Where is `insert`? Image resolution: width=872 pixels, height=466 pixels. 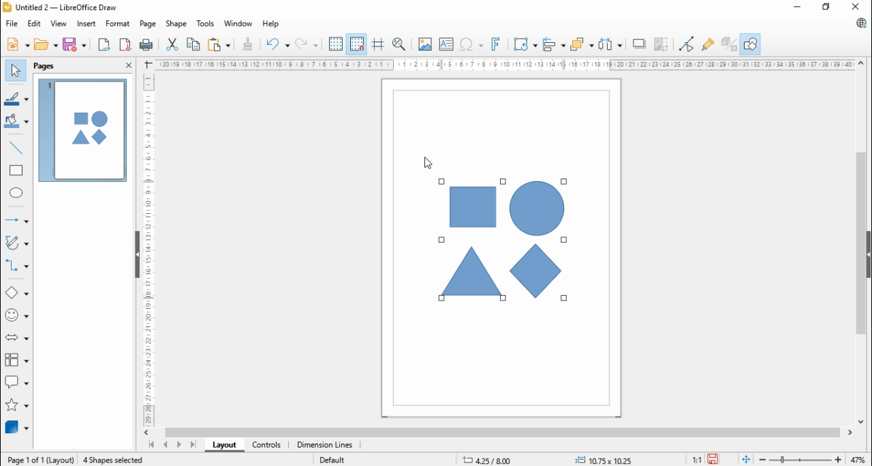 insert is located at coordinates (86, 24).